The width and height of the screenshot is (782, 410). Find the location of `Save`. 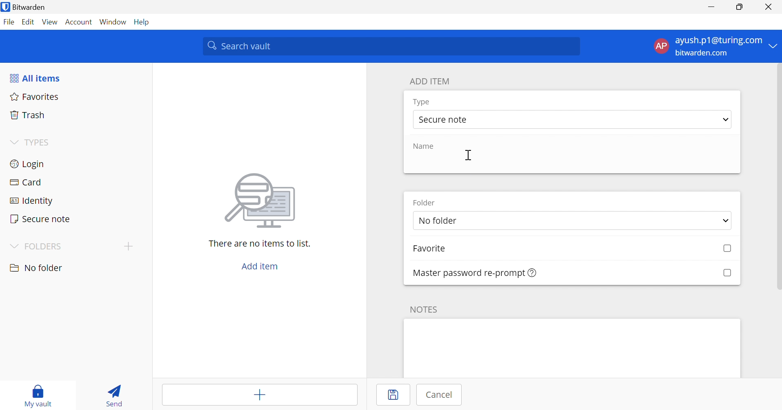

Save is located at coordinates (395, 395).